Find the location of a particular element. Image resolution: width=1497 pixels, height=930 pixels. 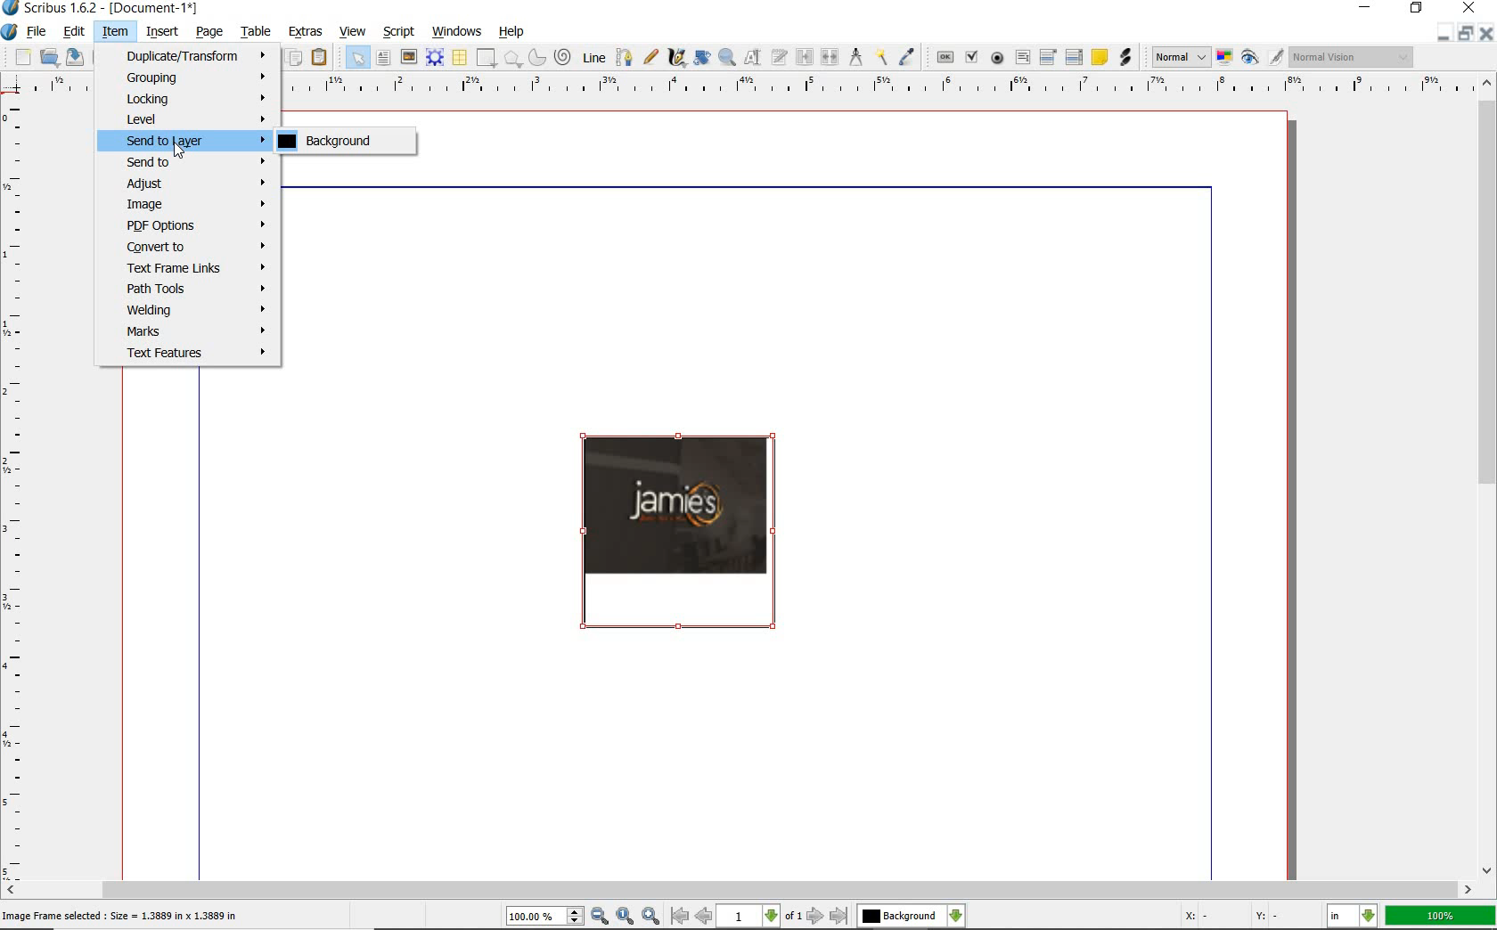

Zoom Out is located at coordinates (601, 916).